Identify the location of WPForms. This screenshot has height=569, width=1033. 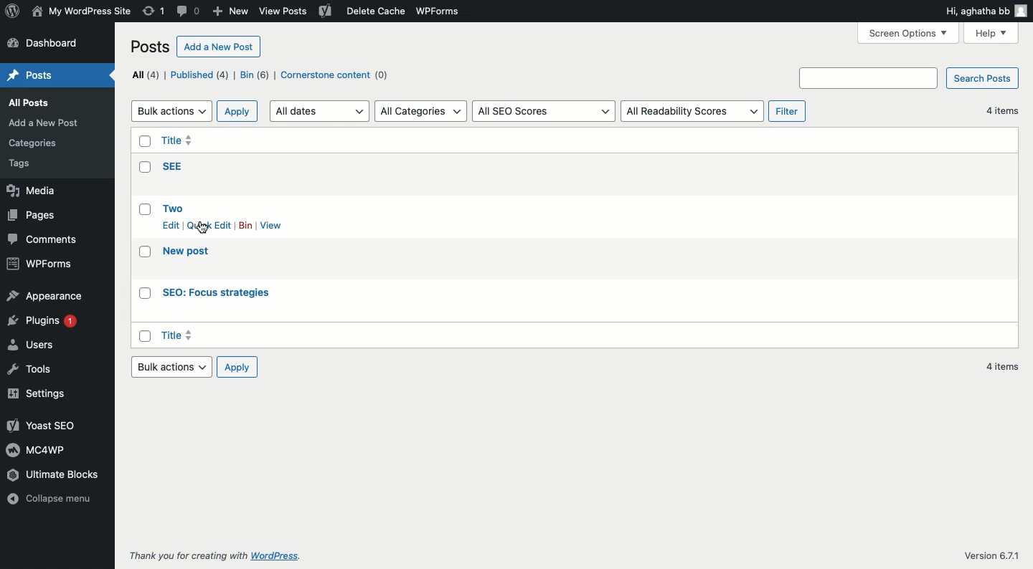
(445, 10).